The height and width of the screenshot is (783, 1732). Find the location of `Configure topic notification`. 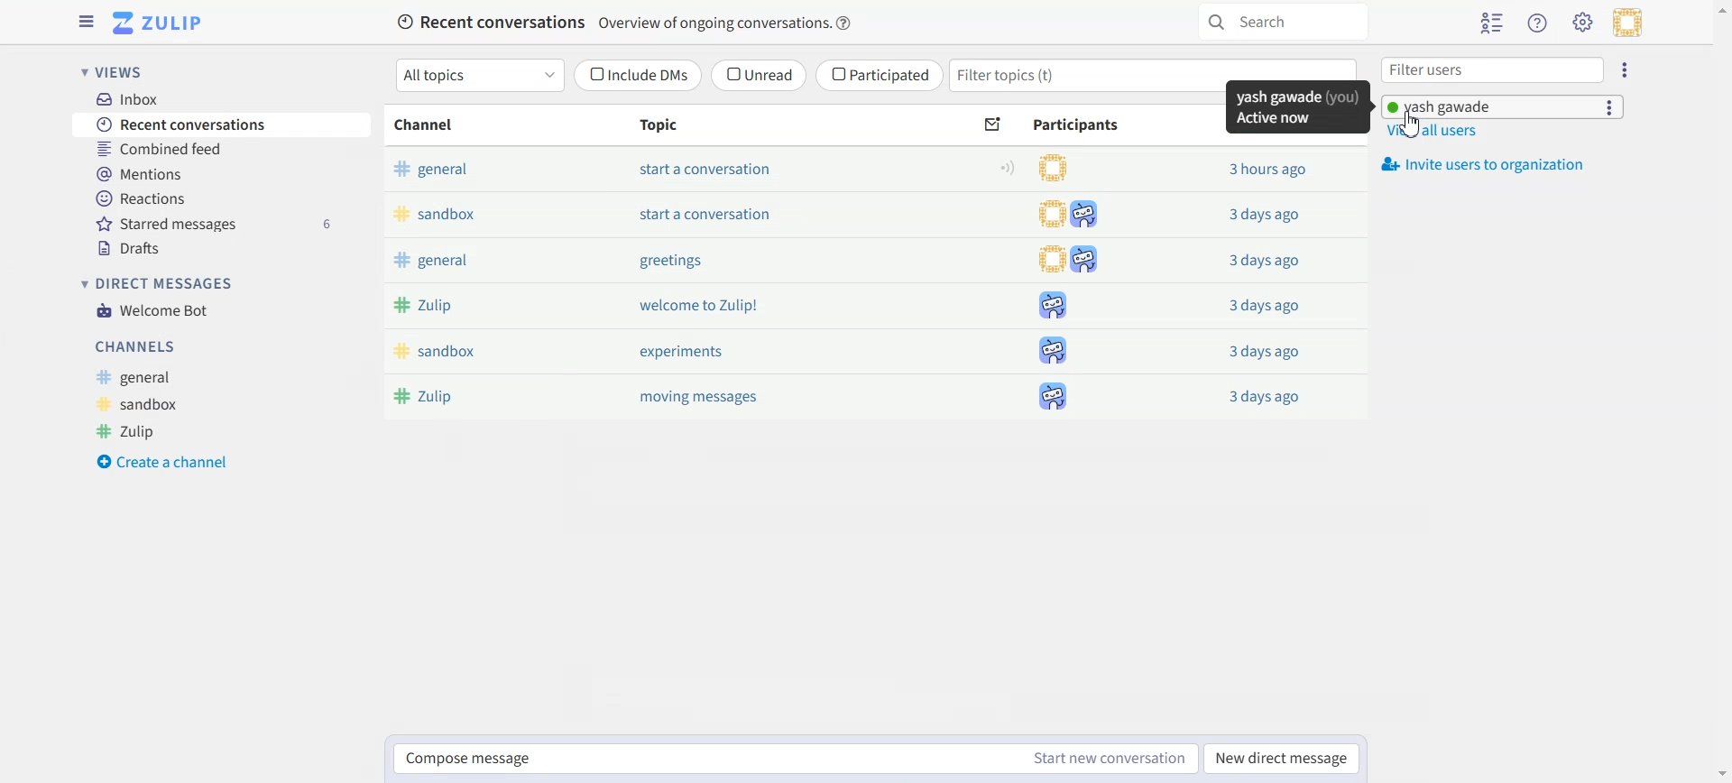

Configure topic notification is located at coordinates (1009, 170).